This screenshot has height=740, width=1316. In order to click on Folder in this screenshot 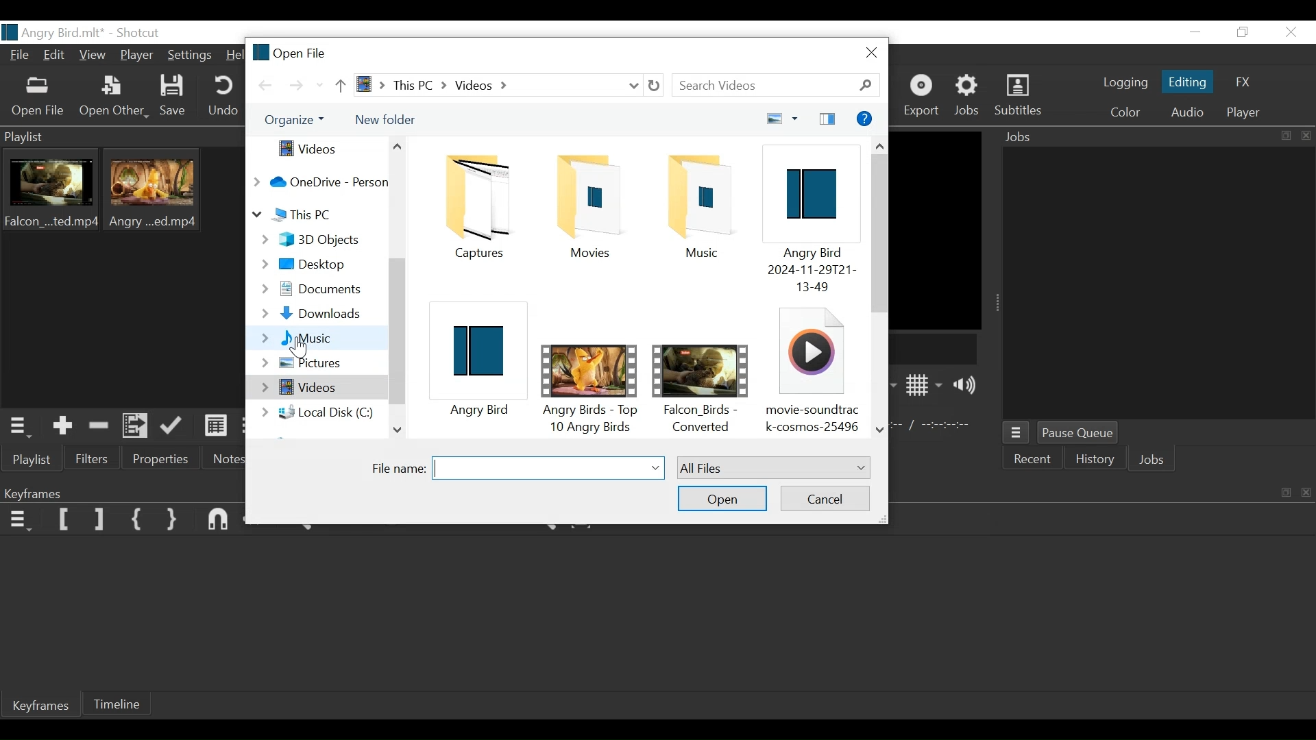, I will do `click(480, 203)`.